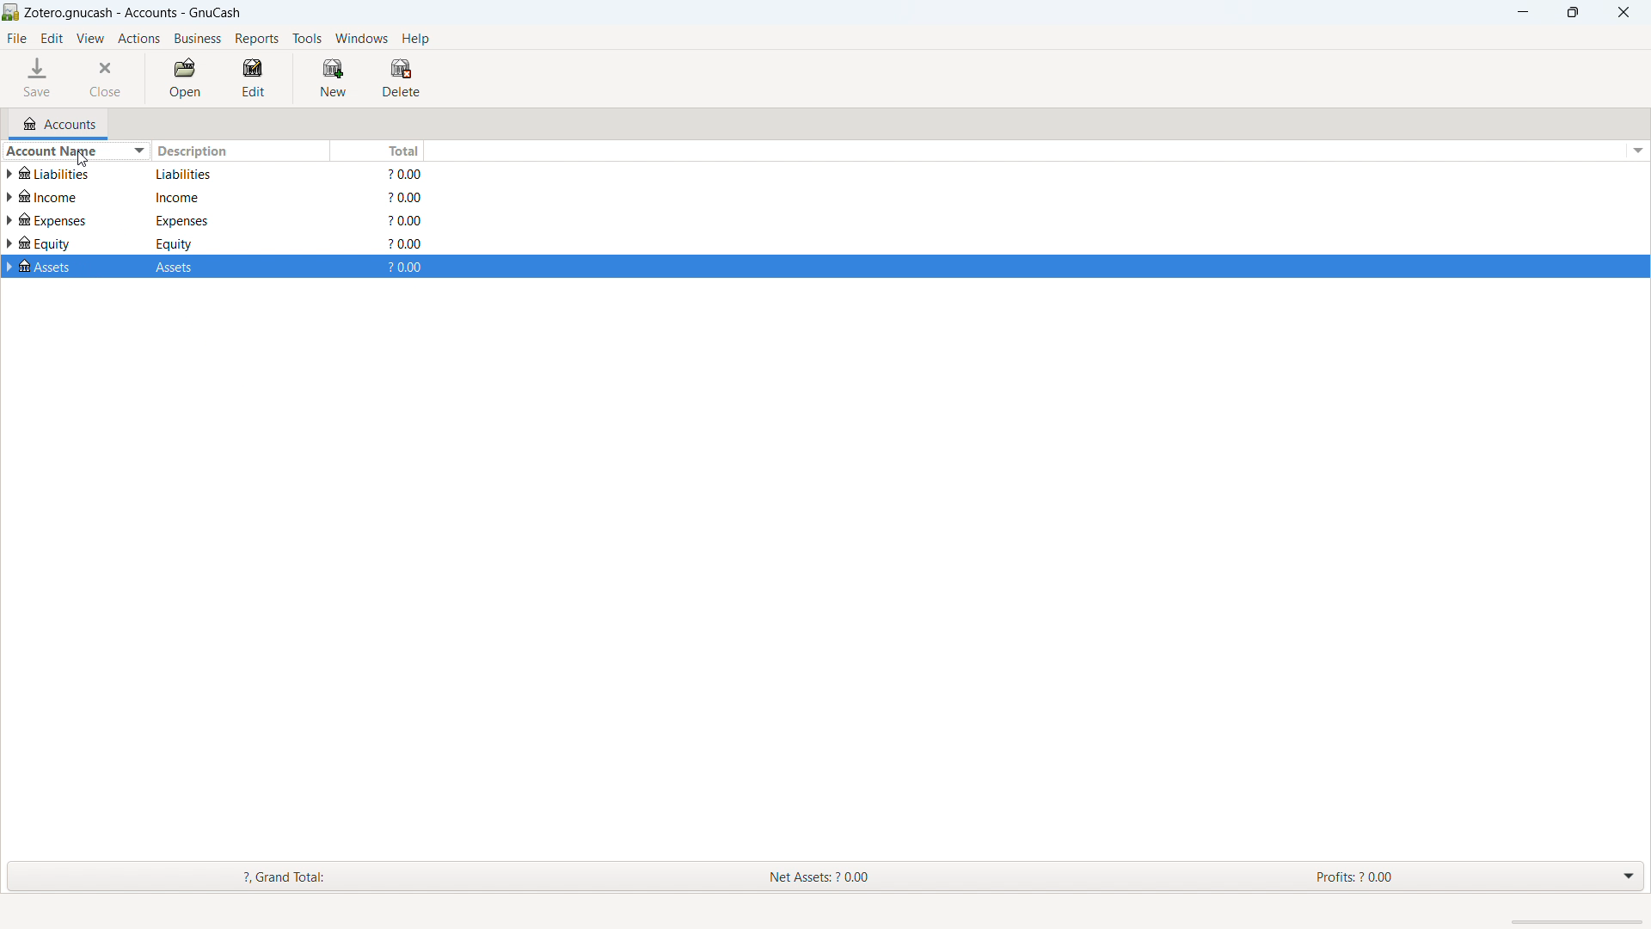  What do you see at coordinates (1393, 877) in the screenshot?
I see `Profits: ? 0.00` at bounding box center [1393, 877].